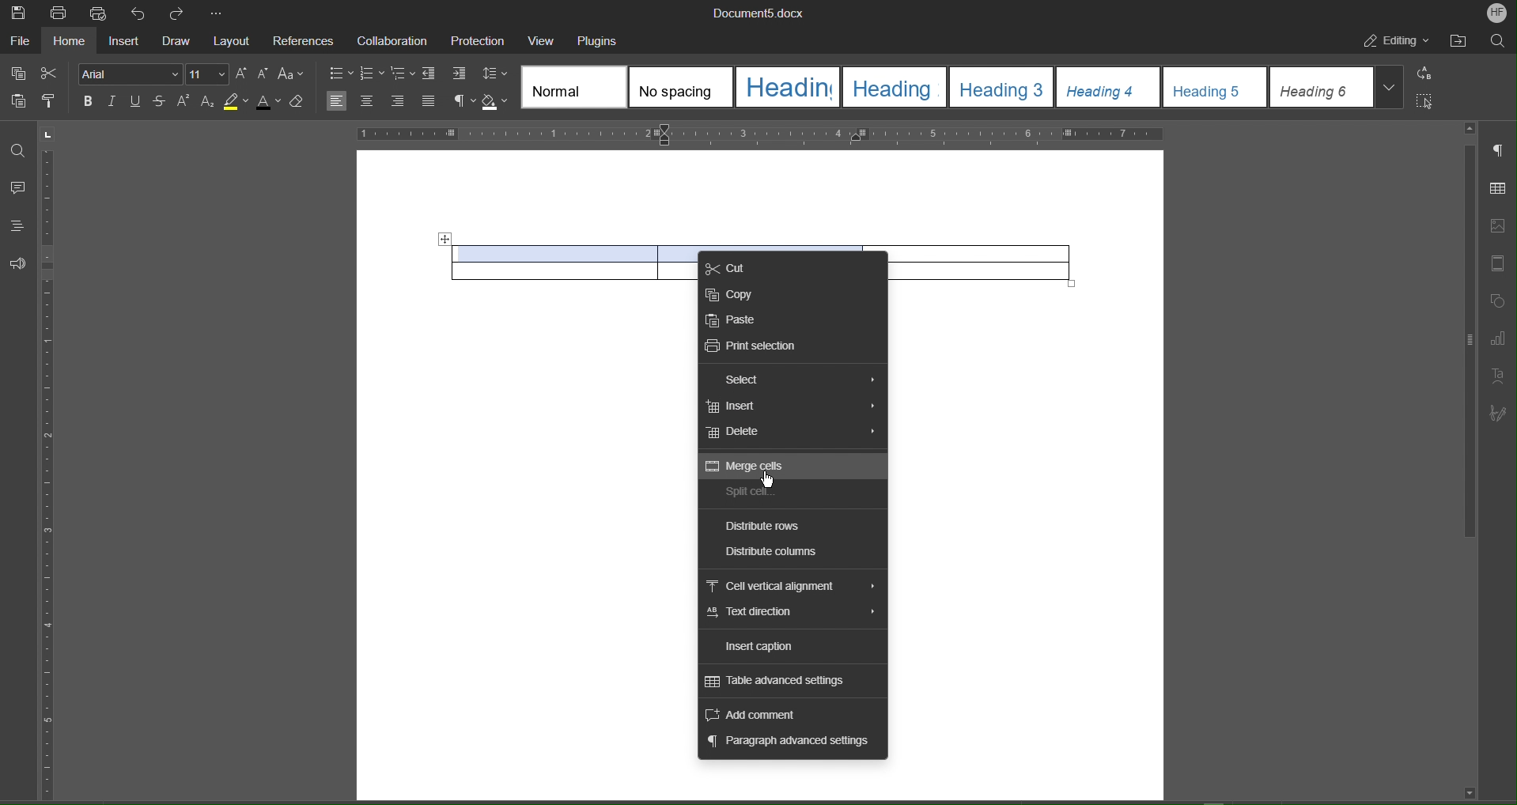  What do you see at coordinates (51, 71) in the screenshot?
I see `Cut` at bounding box center [51, 71].